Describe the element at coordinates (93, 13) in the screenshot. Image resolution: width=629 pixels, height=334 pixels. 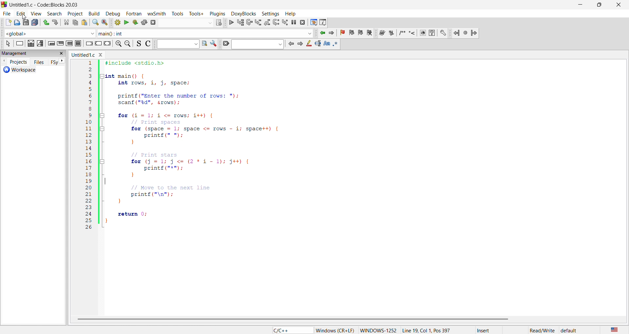
I see `build` at that location.